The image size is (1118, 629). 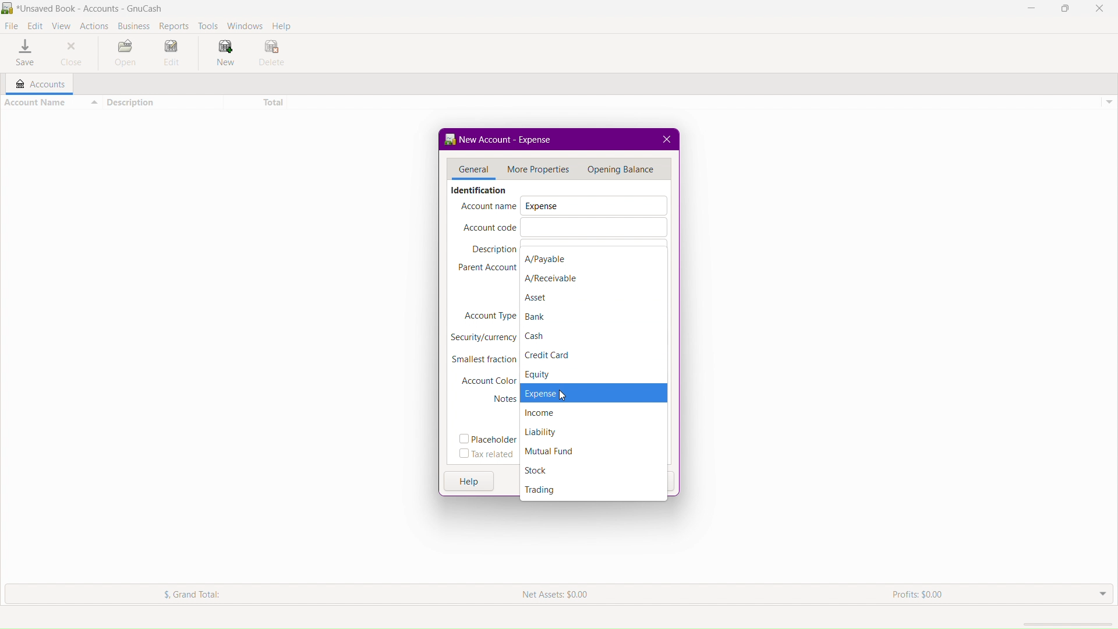 What do you see at coordinates (557, 595) in the screenshot?
I see `Net Assets: $0.00` at bounding box center [557, 595].